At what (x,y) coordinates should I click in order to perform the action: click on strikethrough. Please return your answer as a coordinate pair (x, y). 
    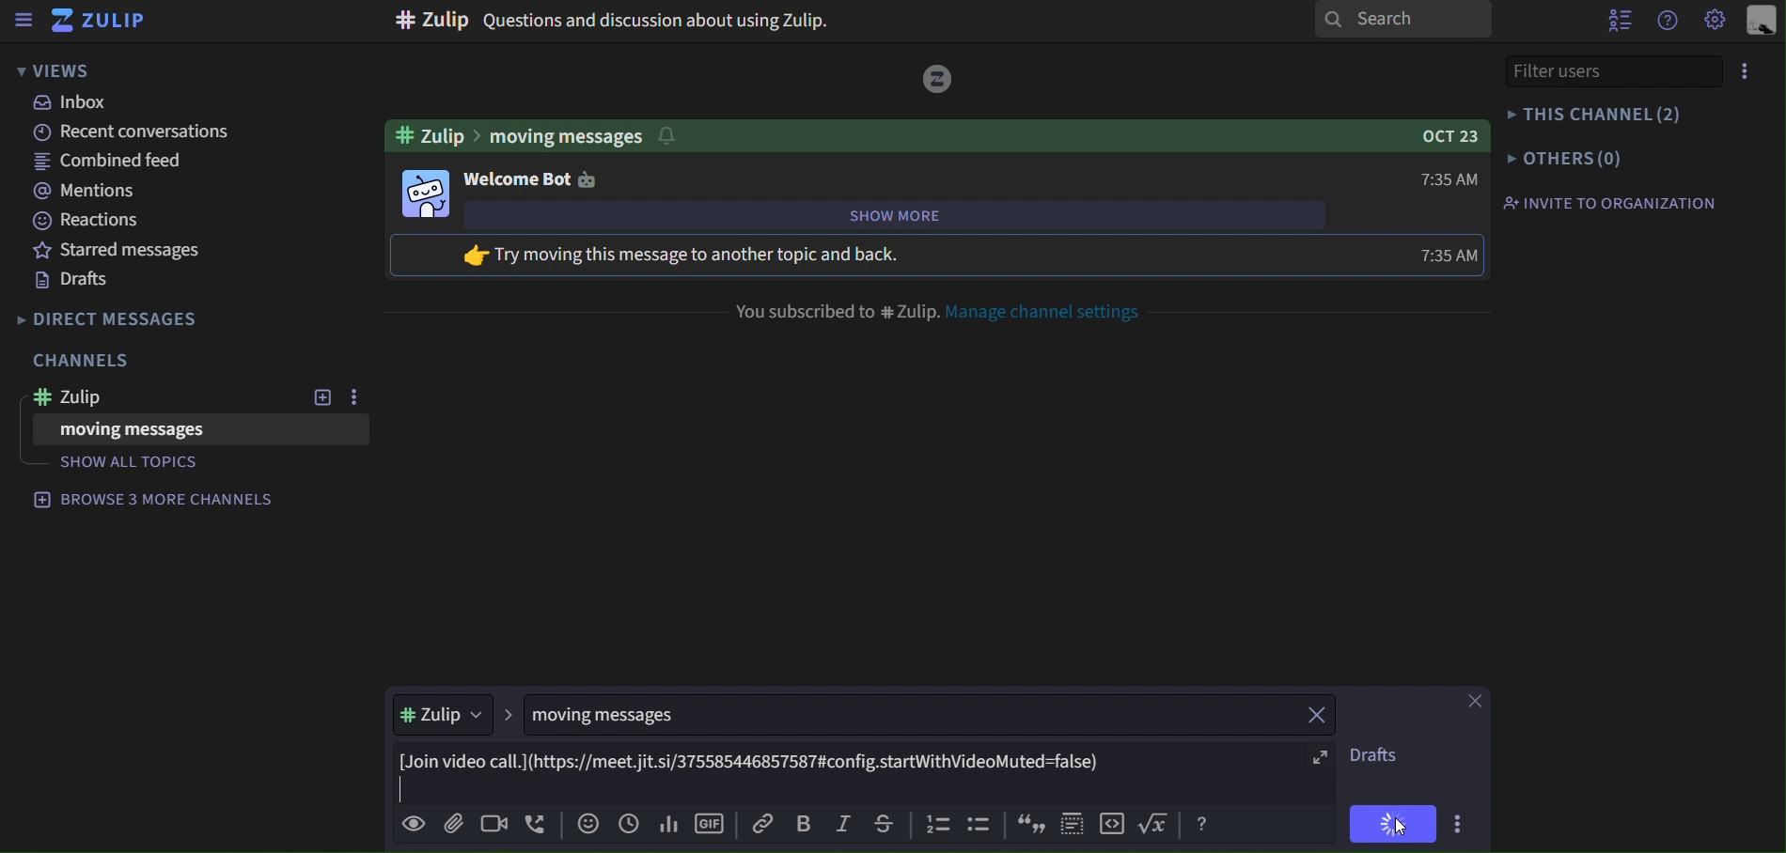
    Looking at the image, I should click on (884, 827).